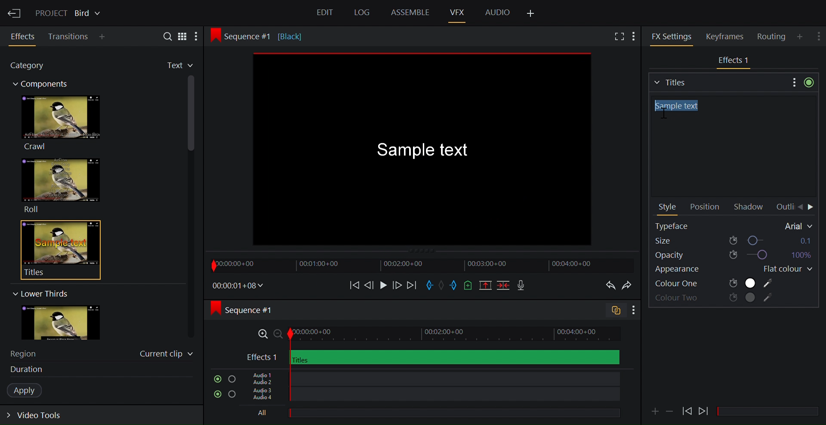  What do you see at coordinates (433, 357) in the screenshot?
I see `Video Track Effects` at bounding box center [433, 357].